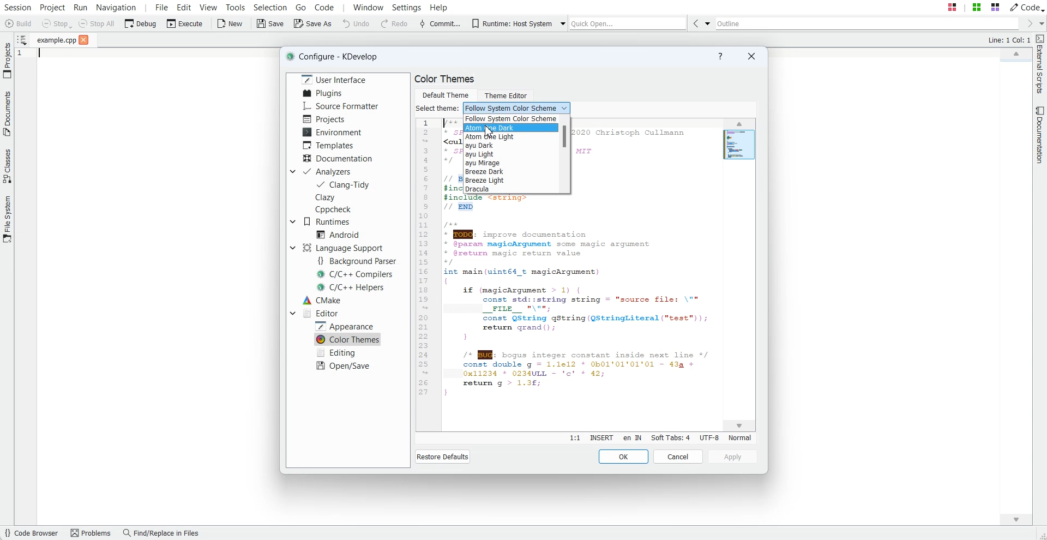  What do you see at coordinates (624, 457) in the screenshot?
I see `OK` at bounding box center [624, 457].